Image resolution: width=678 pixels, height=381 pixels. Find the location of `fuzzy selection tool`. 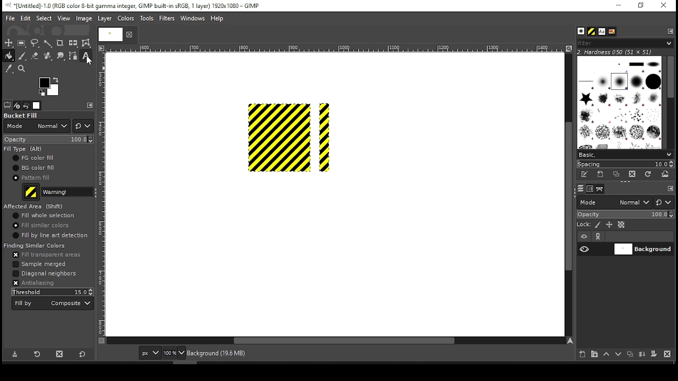

fuzzy selection tool is located at coordinates (48, 43).